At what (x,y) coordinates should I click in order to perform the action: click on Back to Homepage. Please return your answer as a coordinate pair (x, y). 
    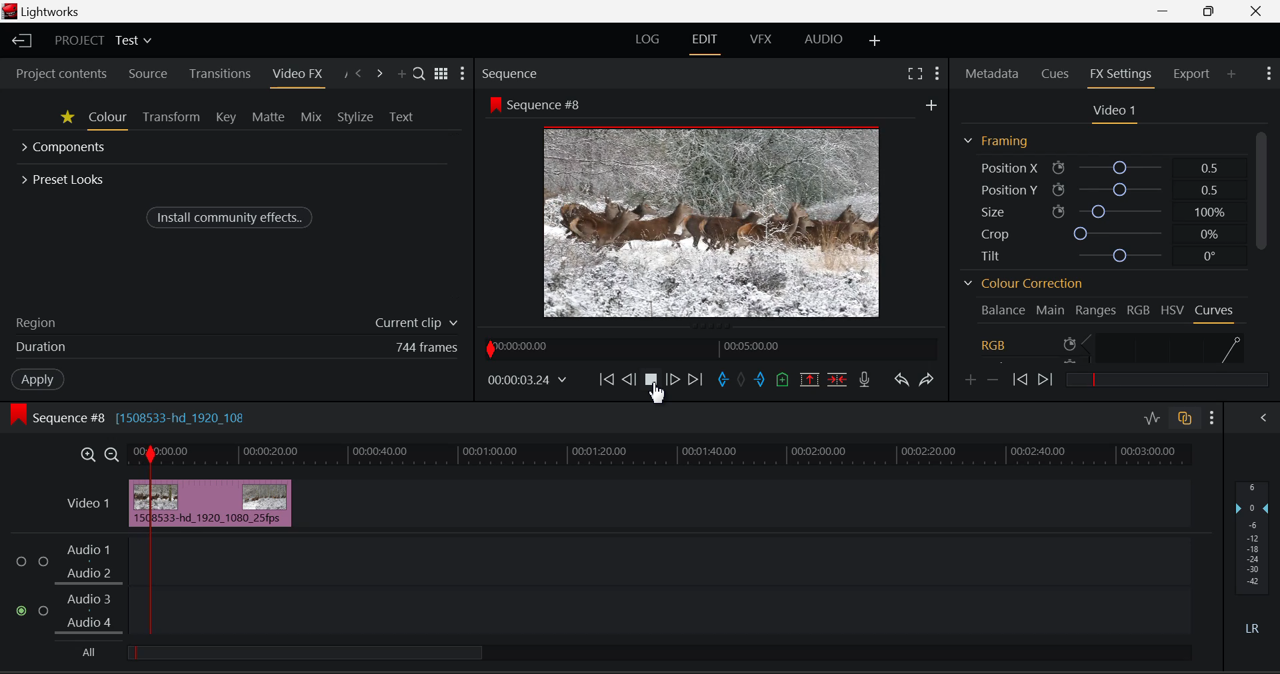
    Looking at the image, I should click on (19, 41).